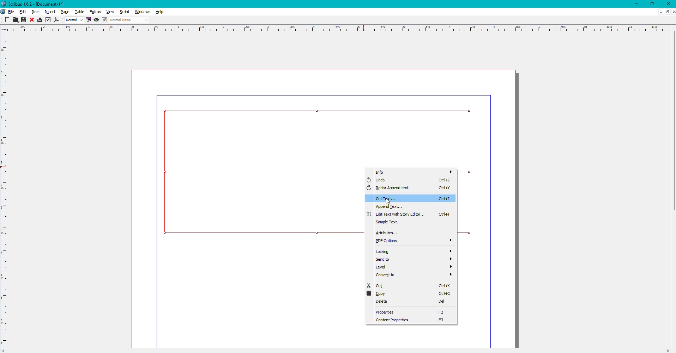 This screenshot has height=353, width=676. I want to click on Normal Vision, so click(126, 20).